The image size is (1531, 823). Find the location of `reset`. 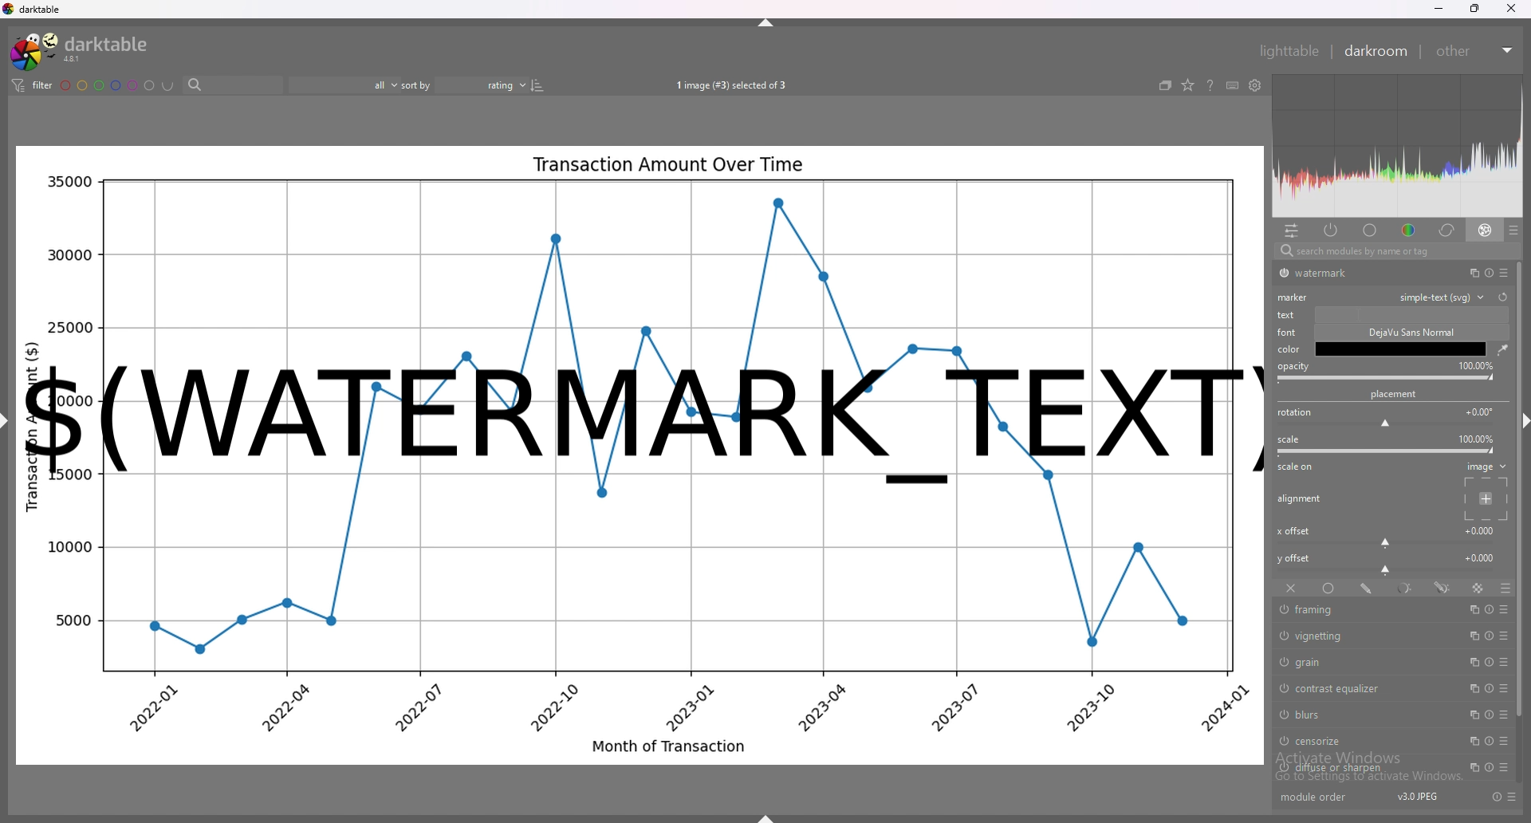

reset is located at coordinates (1486, 689).